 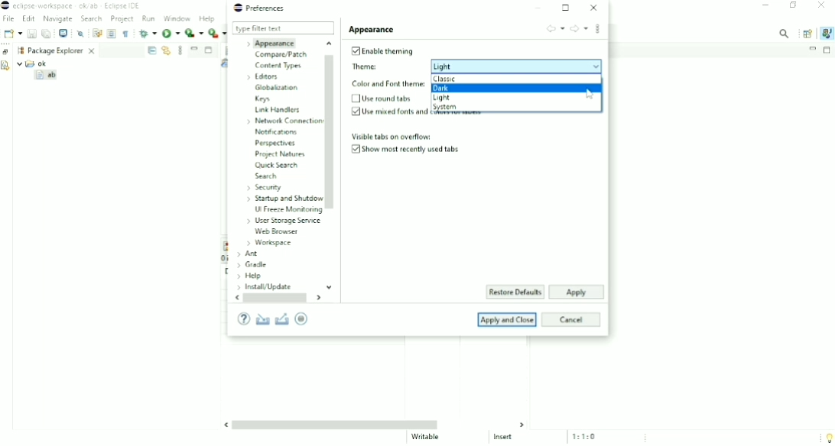 What do you see at coordinates (331, 164) in the screenshot?
I see `Vertical scrollbar` at bounding box center [331, 164].